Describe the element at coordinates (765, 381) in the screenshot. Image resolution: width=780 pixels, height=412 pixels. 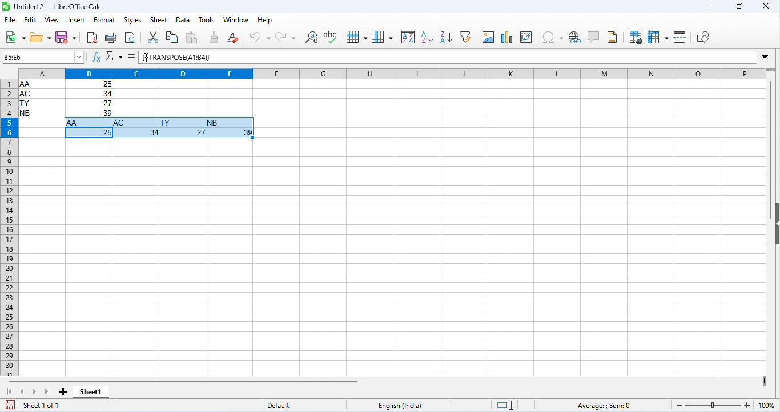
I see `drag to view next columns` at that location.